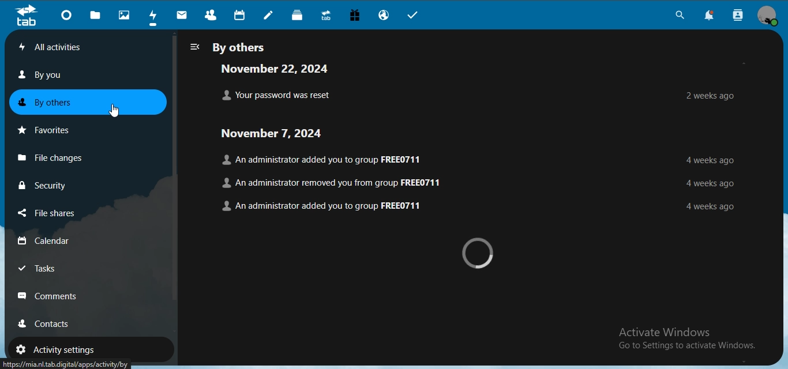  What do you see at coordinates (415, 16) in the screenshot?
I see `tasks` at bounding box center [415, 16].